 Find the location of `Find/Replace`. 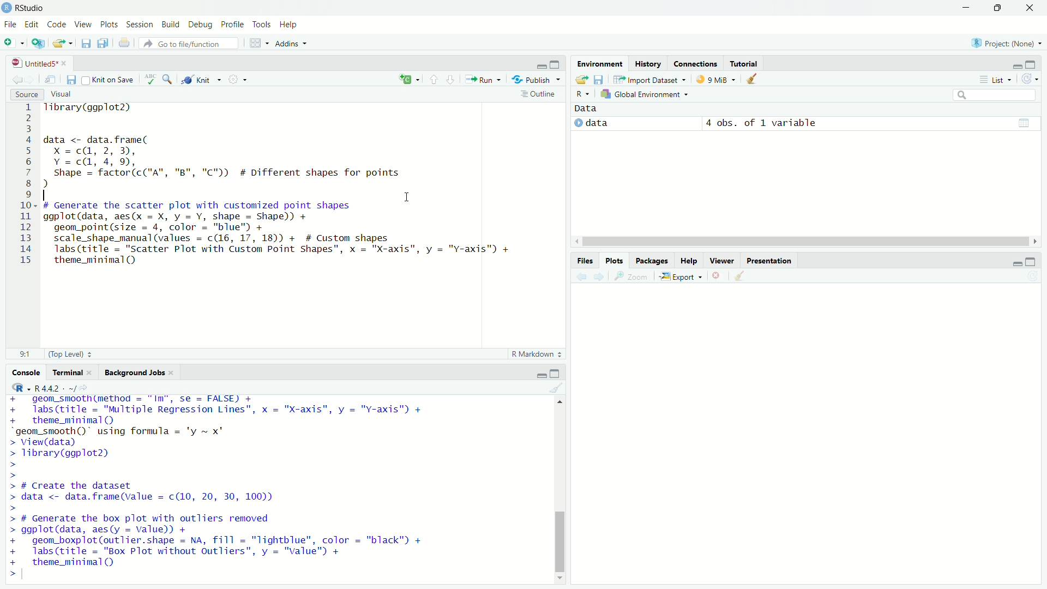

Find/Replace is located at coordinates (169, 79).